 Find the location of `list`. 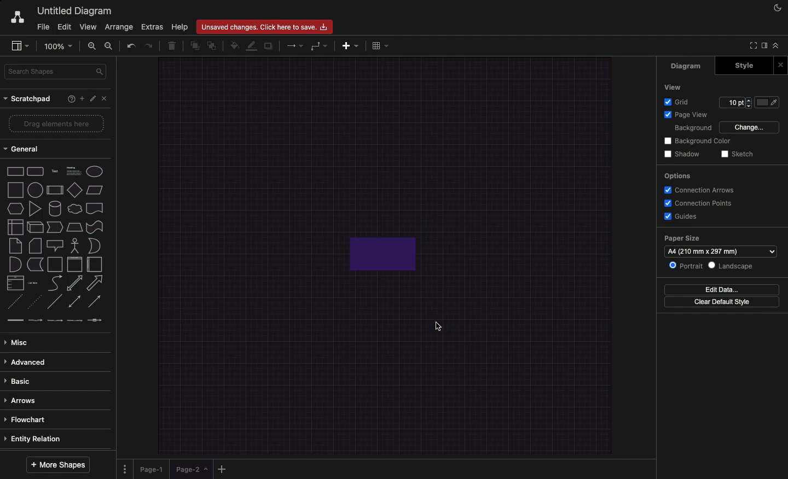

list is located at coordinates (14, 283).